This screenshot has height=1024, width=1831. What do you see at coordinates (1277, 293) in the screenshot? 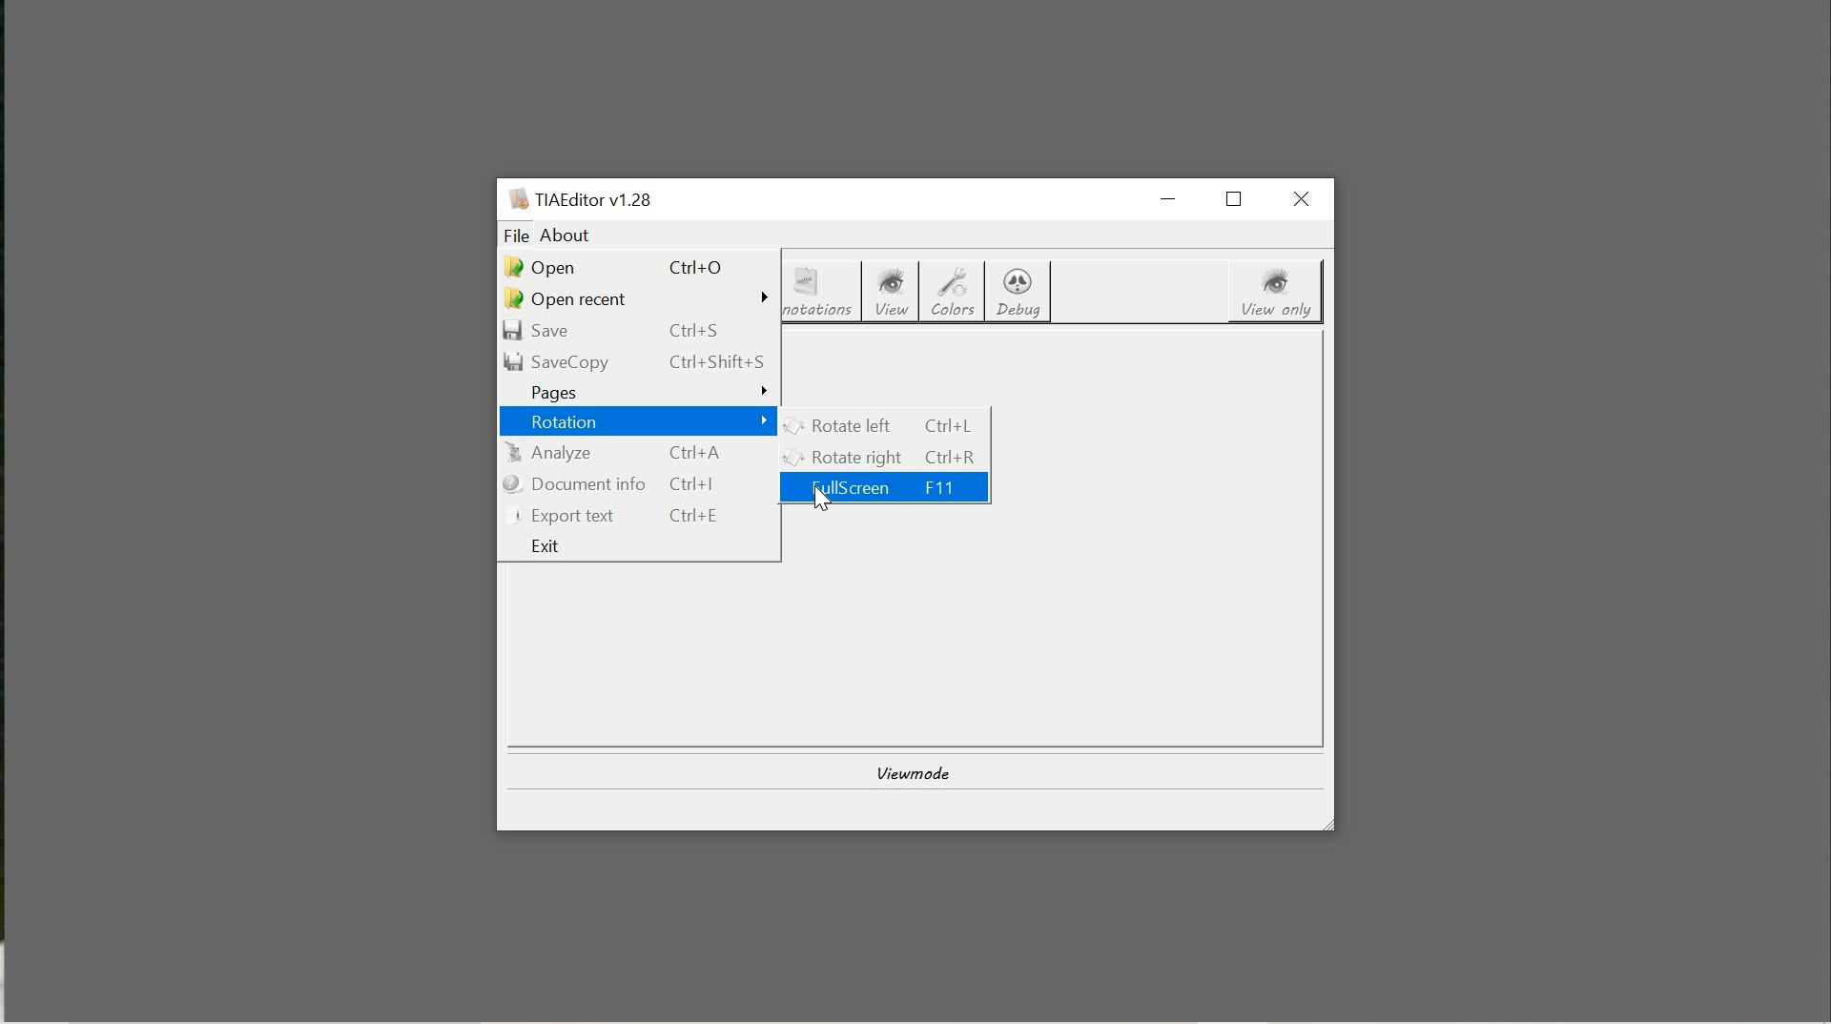
I see `view only` at bounding box center [1277, 293].